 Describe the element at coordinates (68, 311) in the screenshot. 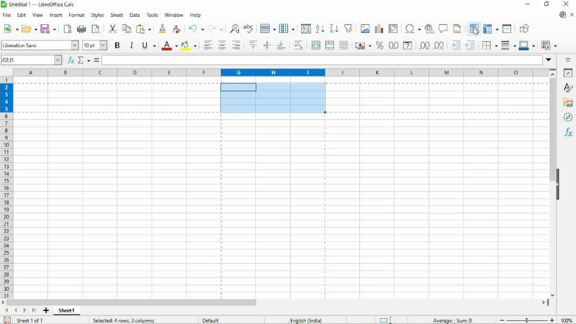

I see `Sheet 1` at that location.